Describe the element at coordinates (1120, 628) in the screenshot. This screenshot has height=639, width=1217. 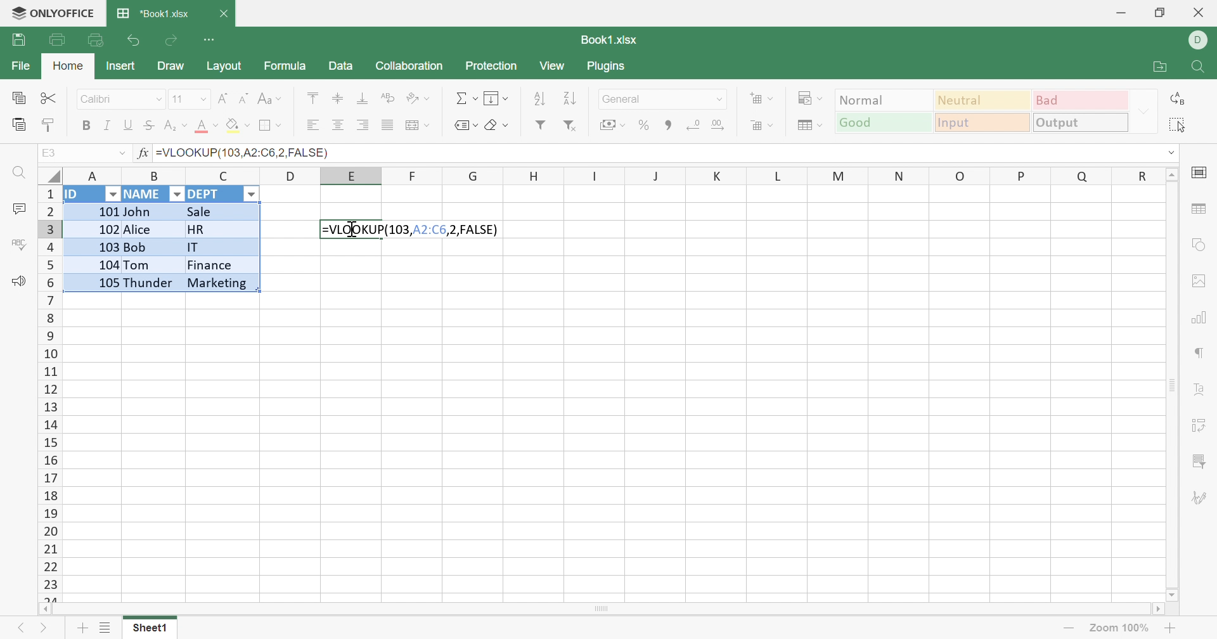
I see `Zoom 100%` at that location.